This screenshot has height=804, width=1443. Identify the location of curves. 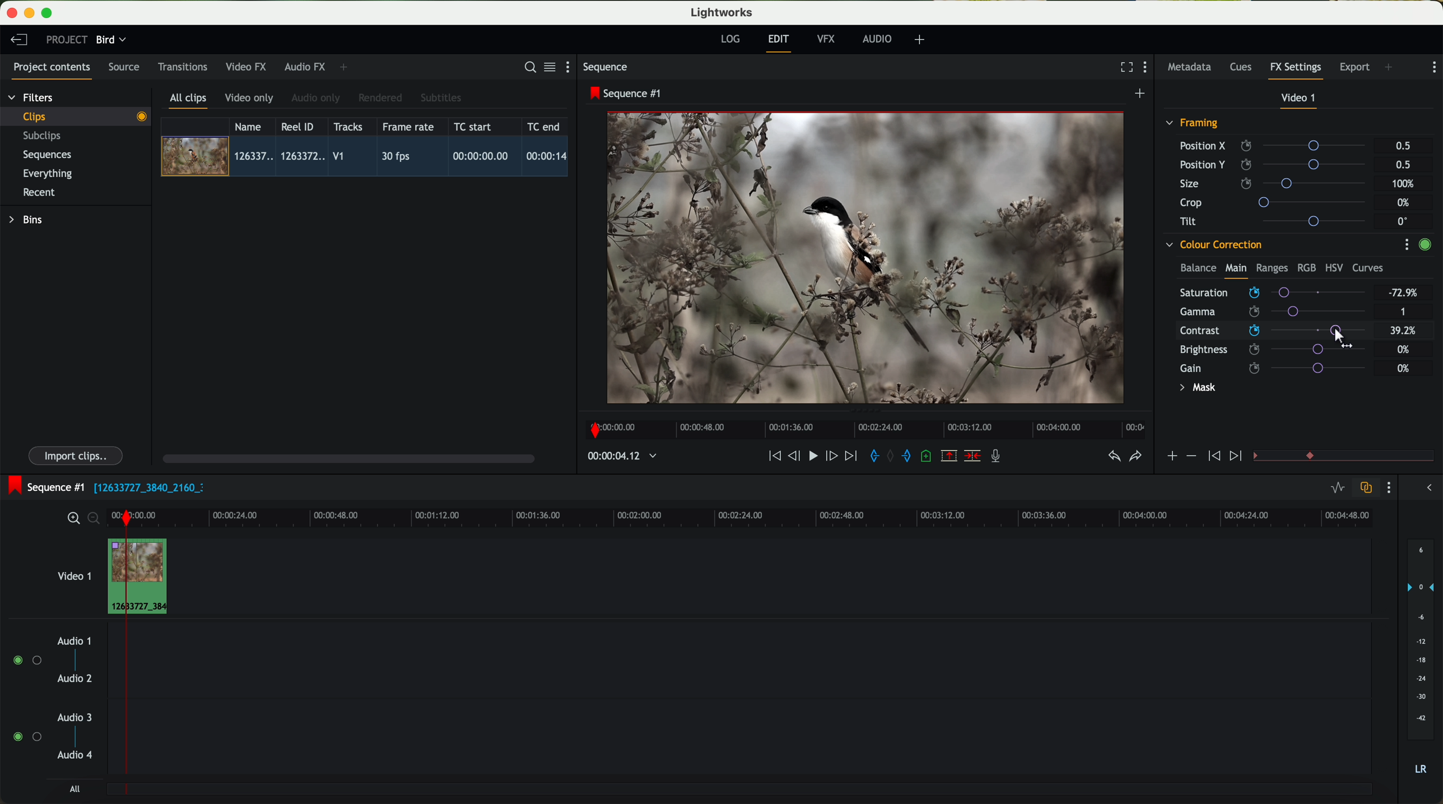
(1368, 268).